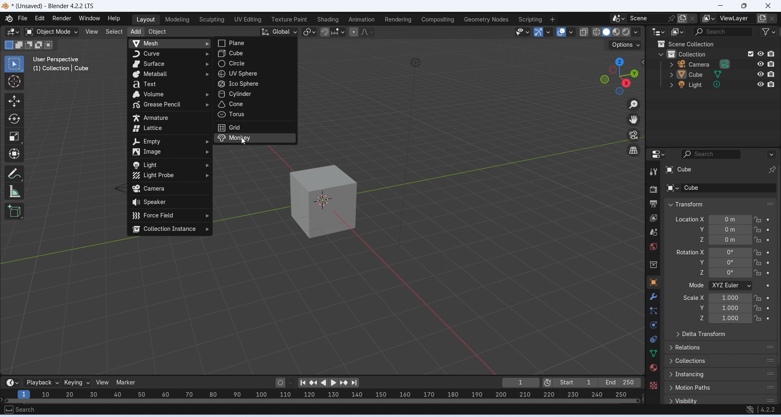 This screenshot has width=781, height=417. What do you see at coordinates (730, 298) in the screenshot?
I see `scale` at bounding box center [730, 298].